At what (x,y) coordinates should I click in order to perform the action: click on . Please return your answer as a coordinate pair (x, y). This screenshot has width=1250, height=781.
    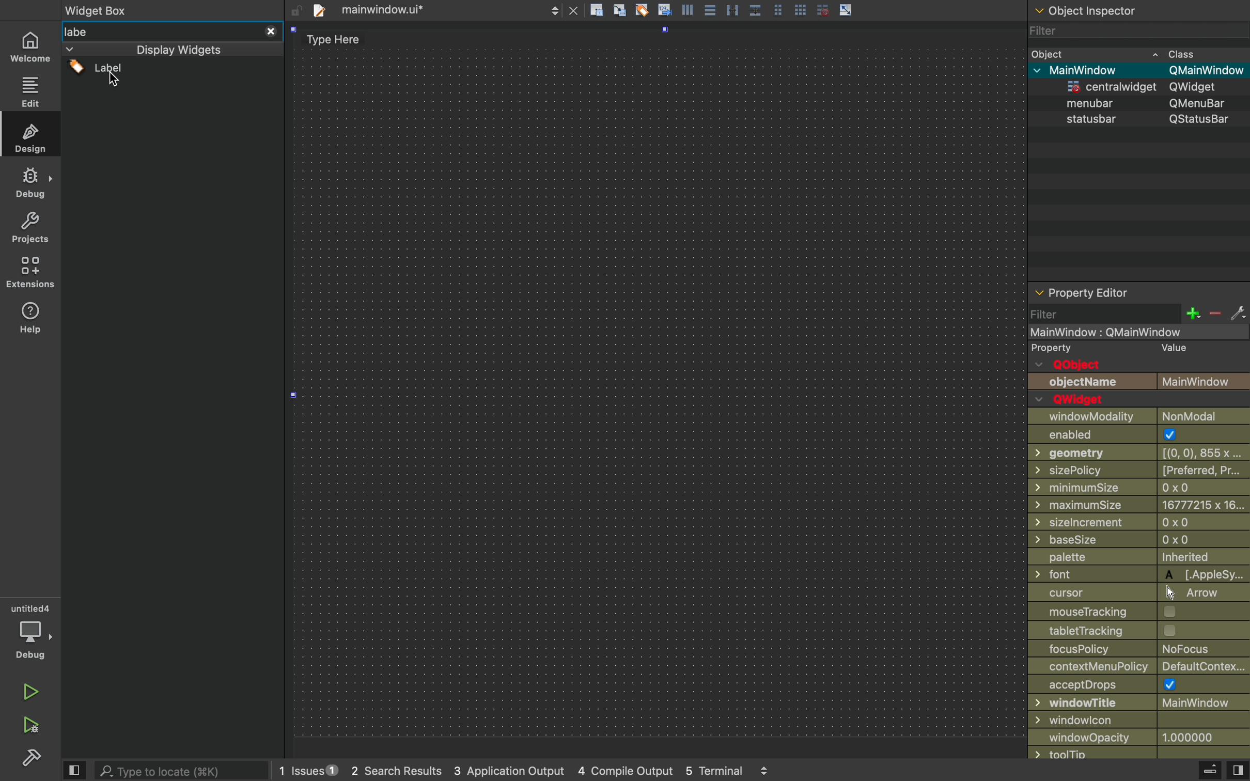
    Looking at the image, I should click on (79, 770).